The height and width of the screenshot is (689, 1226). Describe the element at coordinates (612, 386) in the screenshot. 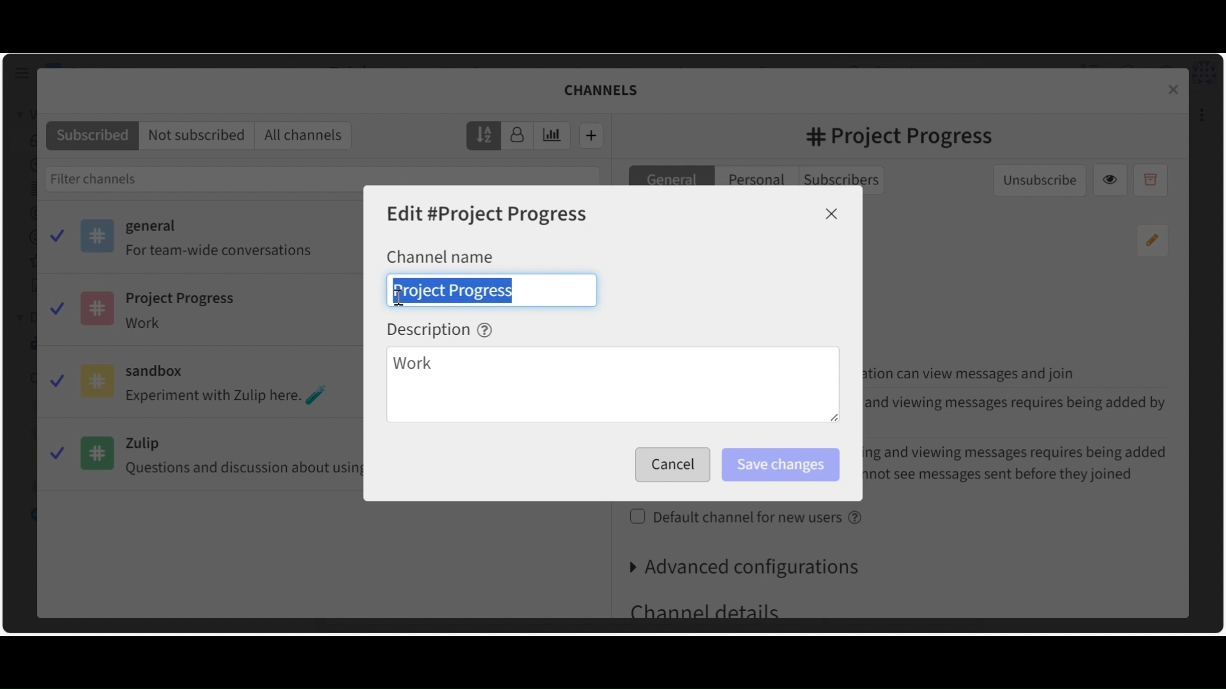

I see `Description Field` at that location.